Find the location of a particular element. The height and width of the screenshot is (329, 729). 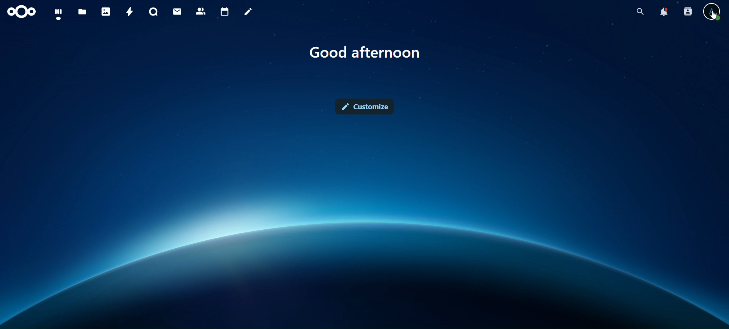

customize is located at coordinates (365, 107).